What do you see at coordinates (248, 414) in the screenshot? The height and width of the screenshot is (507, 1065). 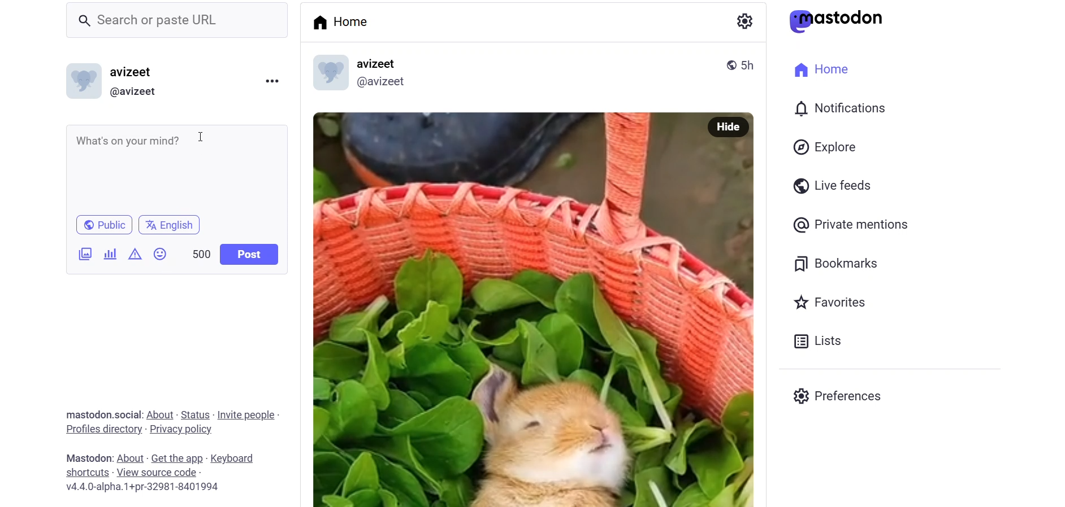 I see `invite people` at bounding box center [248, 414].